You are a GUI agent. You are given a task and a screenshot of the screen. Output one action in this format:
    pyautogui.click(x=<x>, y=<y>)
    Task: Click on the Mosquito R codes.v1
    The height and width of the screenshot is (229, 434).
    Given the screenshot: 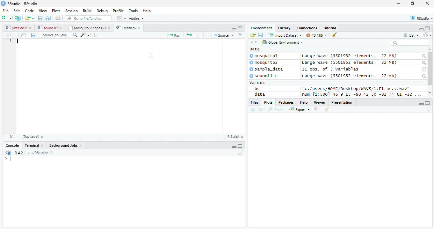 What is the action you would take?
    pyautogui.click(x=88, y=27)
    